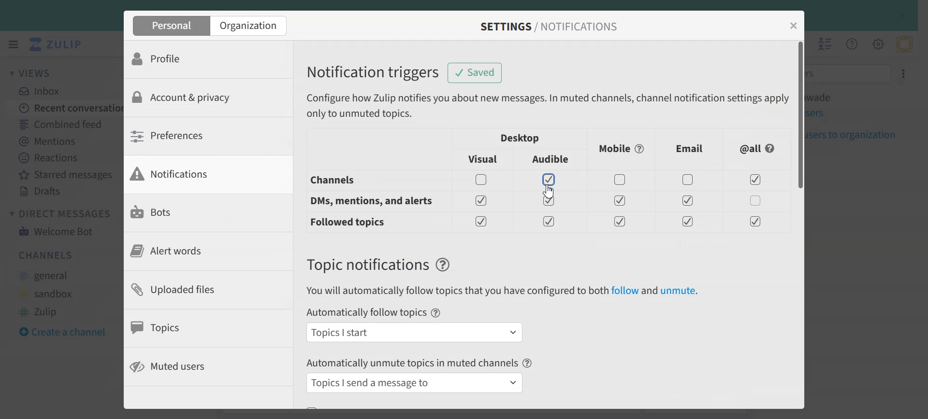 The height and width of the screenshot is (419, 928). I want to click on Followed topis, so click(350, 223).